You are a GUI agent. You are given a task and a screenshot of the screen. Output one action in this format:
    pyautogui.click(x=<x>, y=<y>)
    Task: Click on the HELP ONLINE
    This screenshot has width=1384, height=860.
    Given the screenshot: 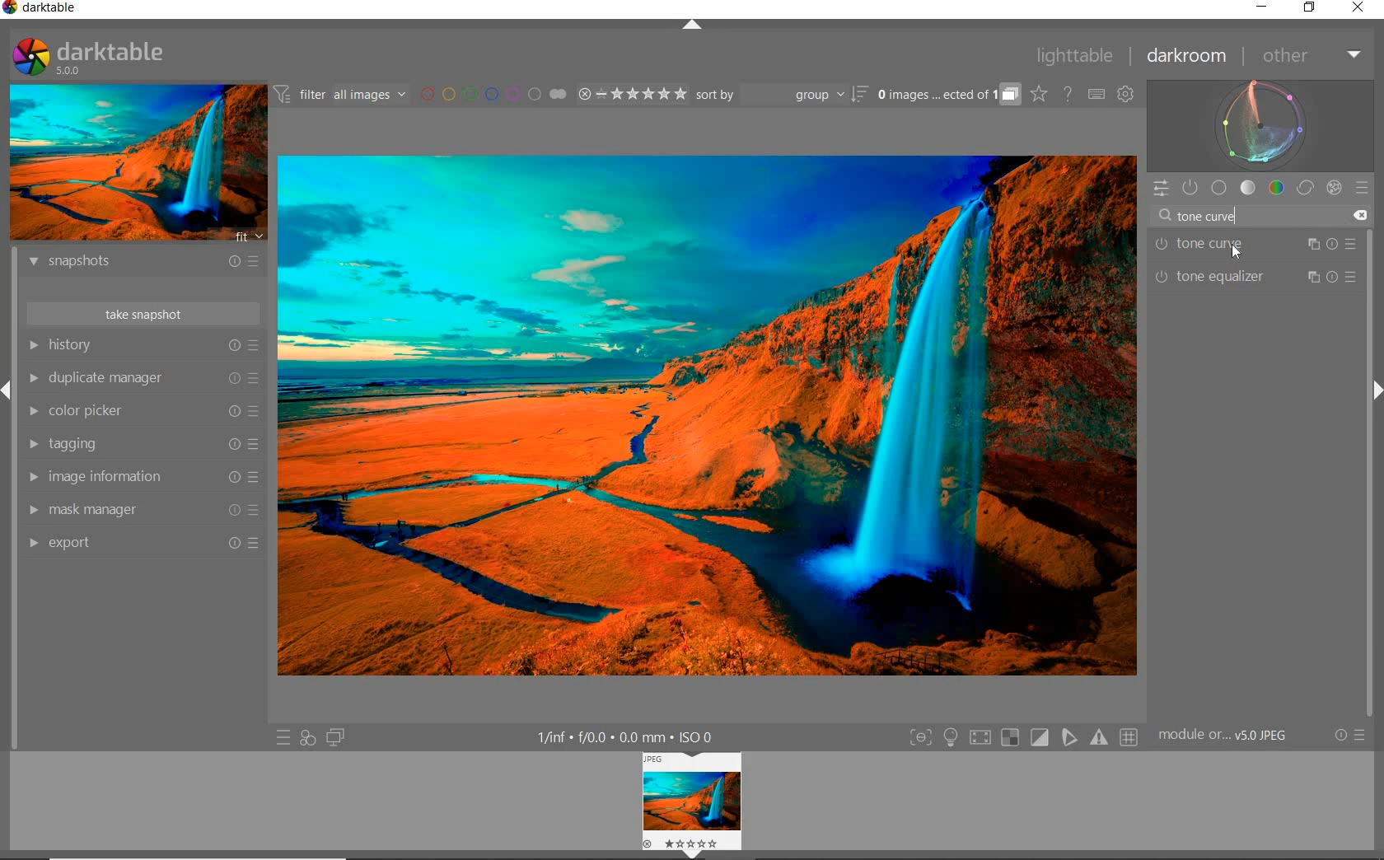 What is the action you would take?
    pyautogui.click(x=1068, y=94)
    